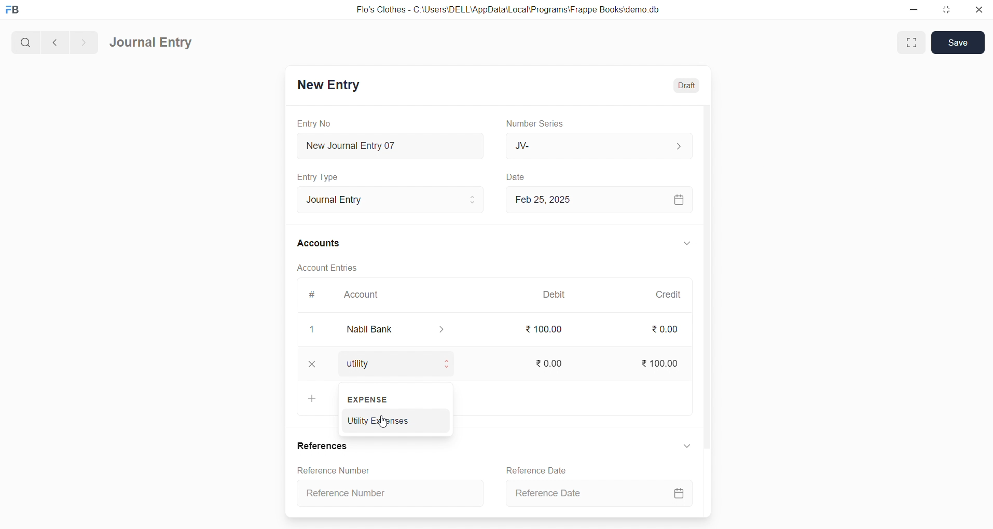 Image resolution: width=993 pixels, height=529 pixels. What do you see at coordinates (311, 123) in the screenshot?
I see `Entry No` at bounding box center [311, 123].